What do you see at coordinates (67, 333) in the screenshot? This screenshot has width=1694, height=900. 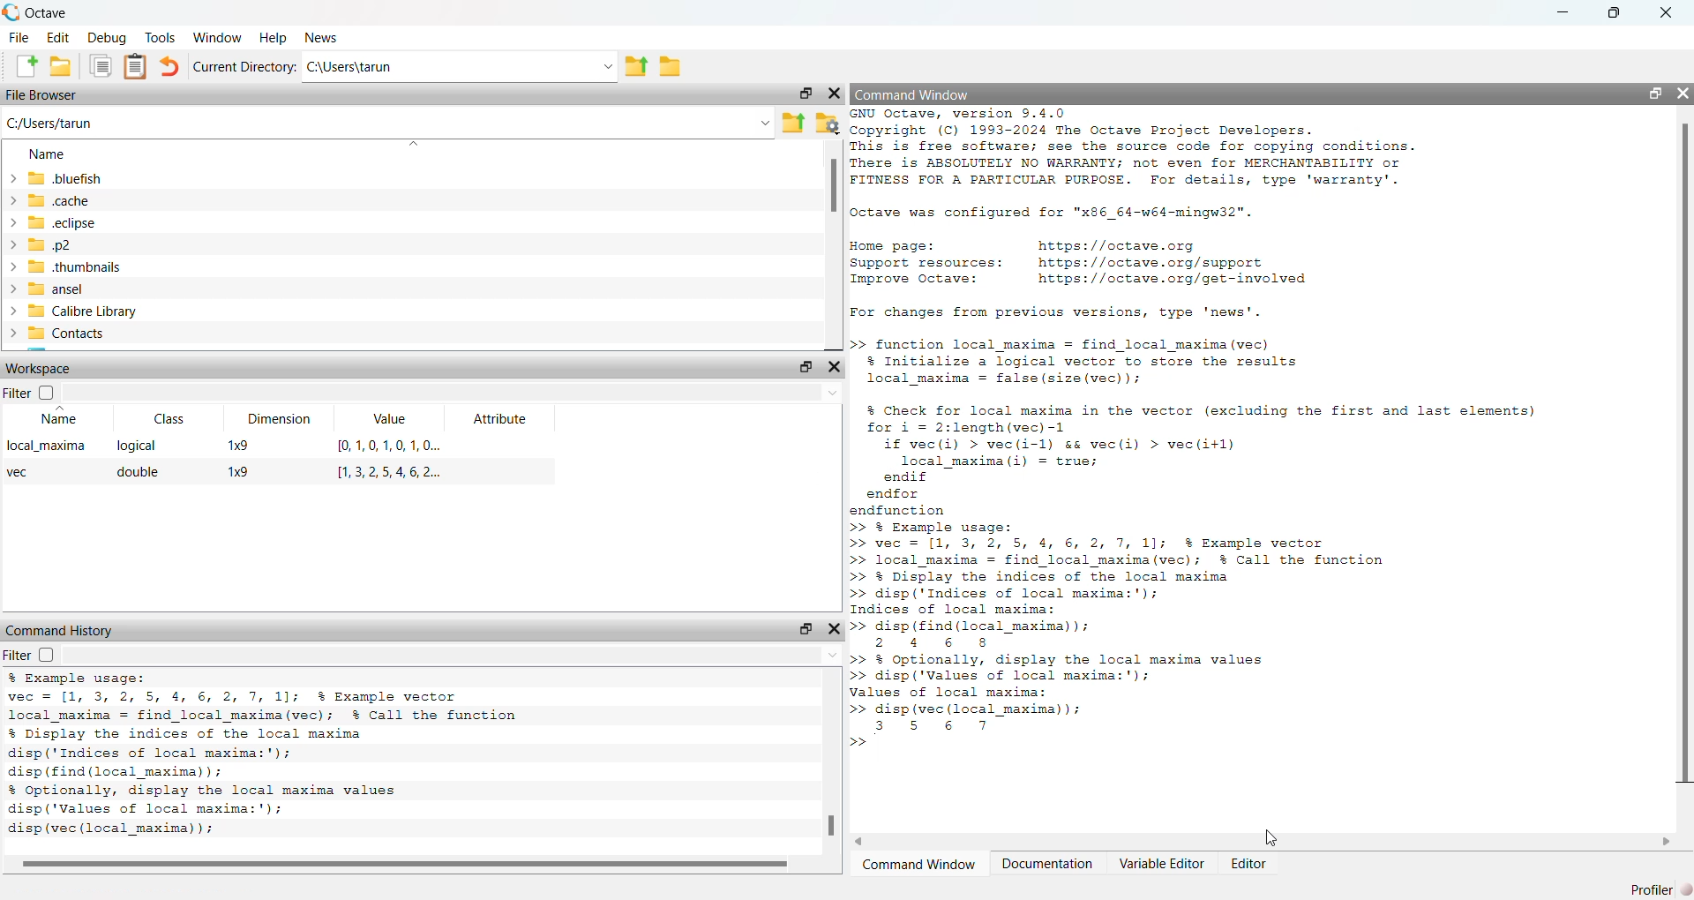 I see `Contacts` at bounding box center [67, 333].